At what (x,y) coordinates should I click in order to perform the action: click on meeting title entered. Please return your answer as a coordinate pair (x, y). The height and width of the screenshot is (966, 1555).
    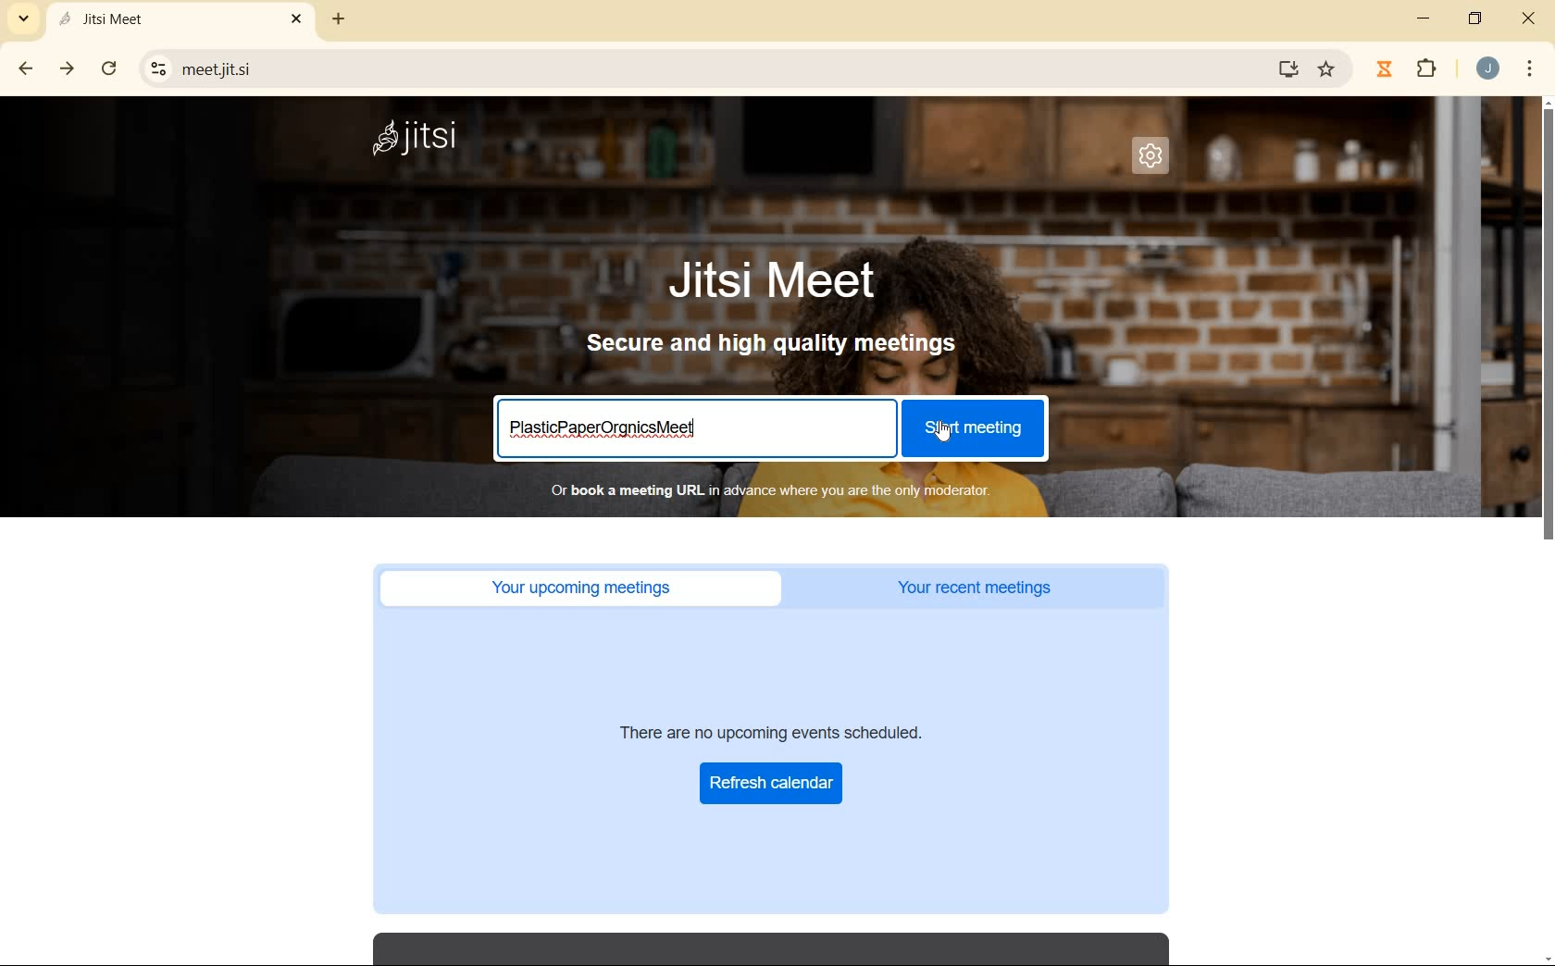
    Looking at the image, I should click on (626, 427).